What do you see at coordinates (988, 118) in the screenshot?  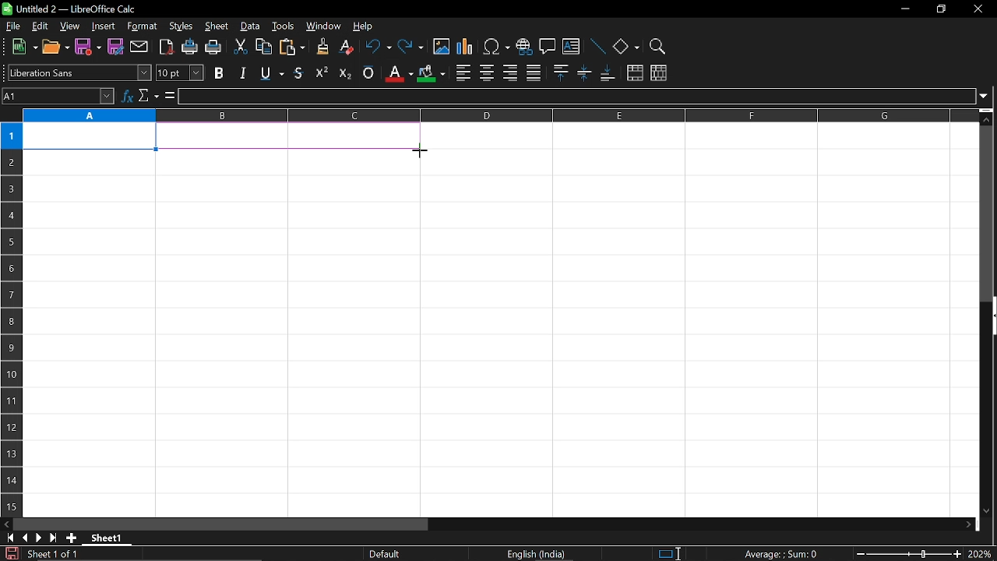 I see `move up` at bounding box center [988, 118].